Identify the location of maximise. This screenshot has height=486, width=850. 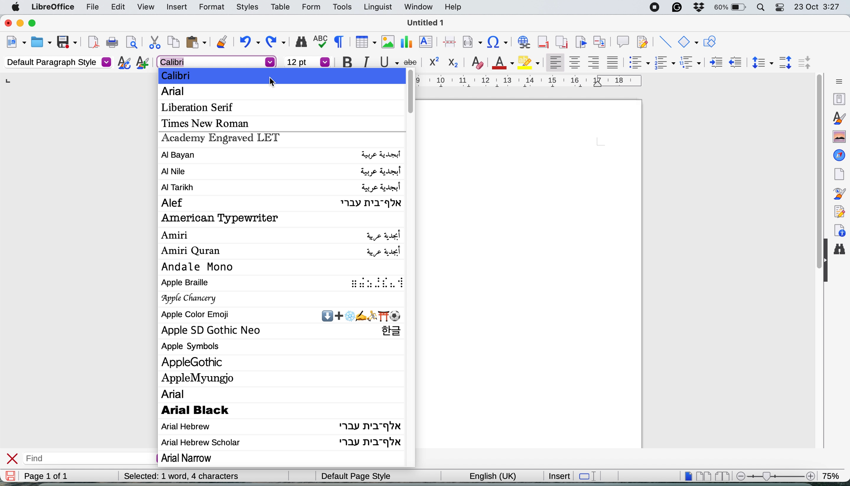
(36, 24).